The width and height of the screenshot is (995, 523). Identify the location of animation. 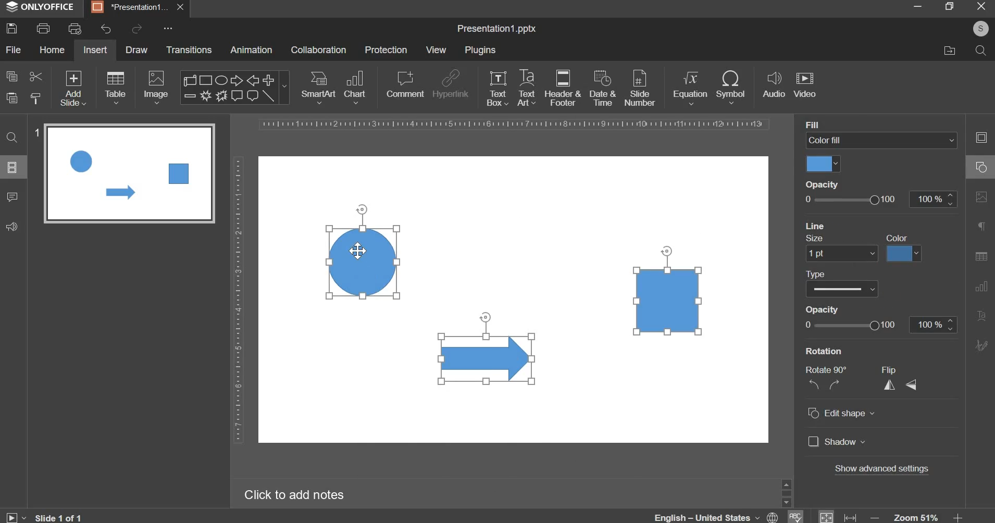
(251, 49).